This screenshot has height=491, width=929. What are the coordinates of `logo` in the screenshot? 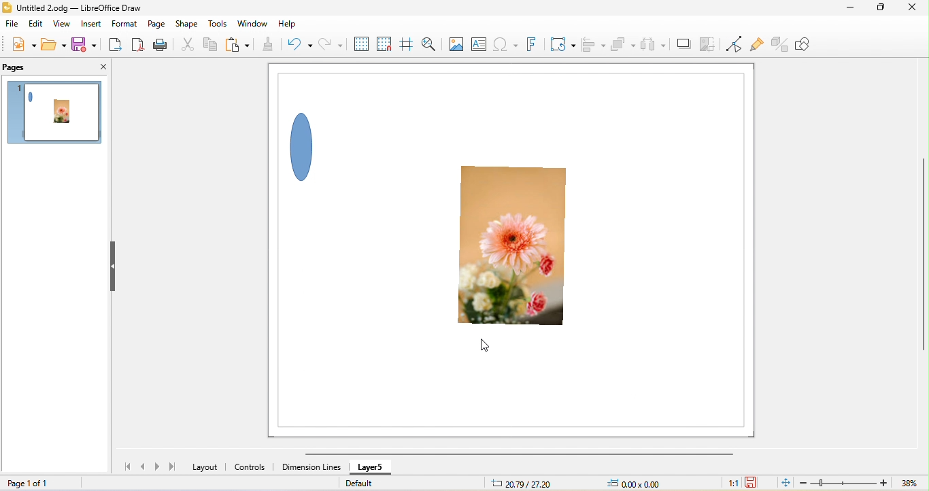 It's located at (7, 7).